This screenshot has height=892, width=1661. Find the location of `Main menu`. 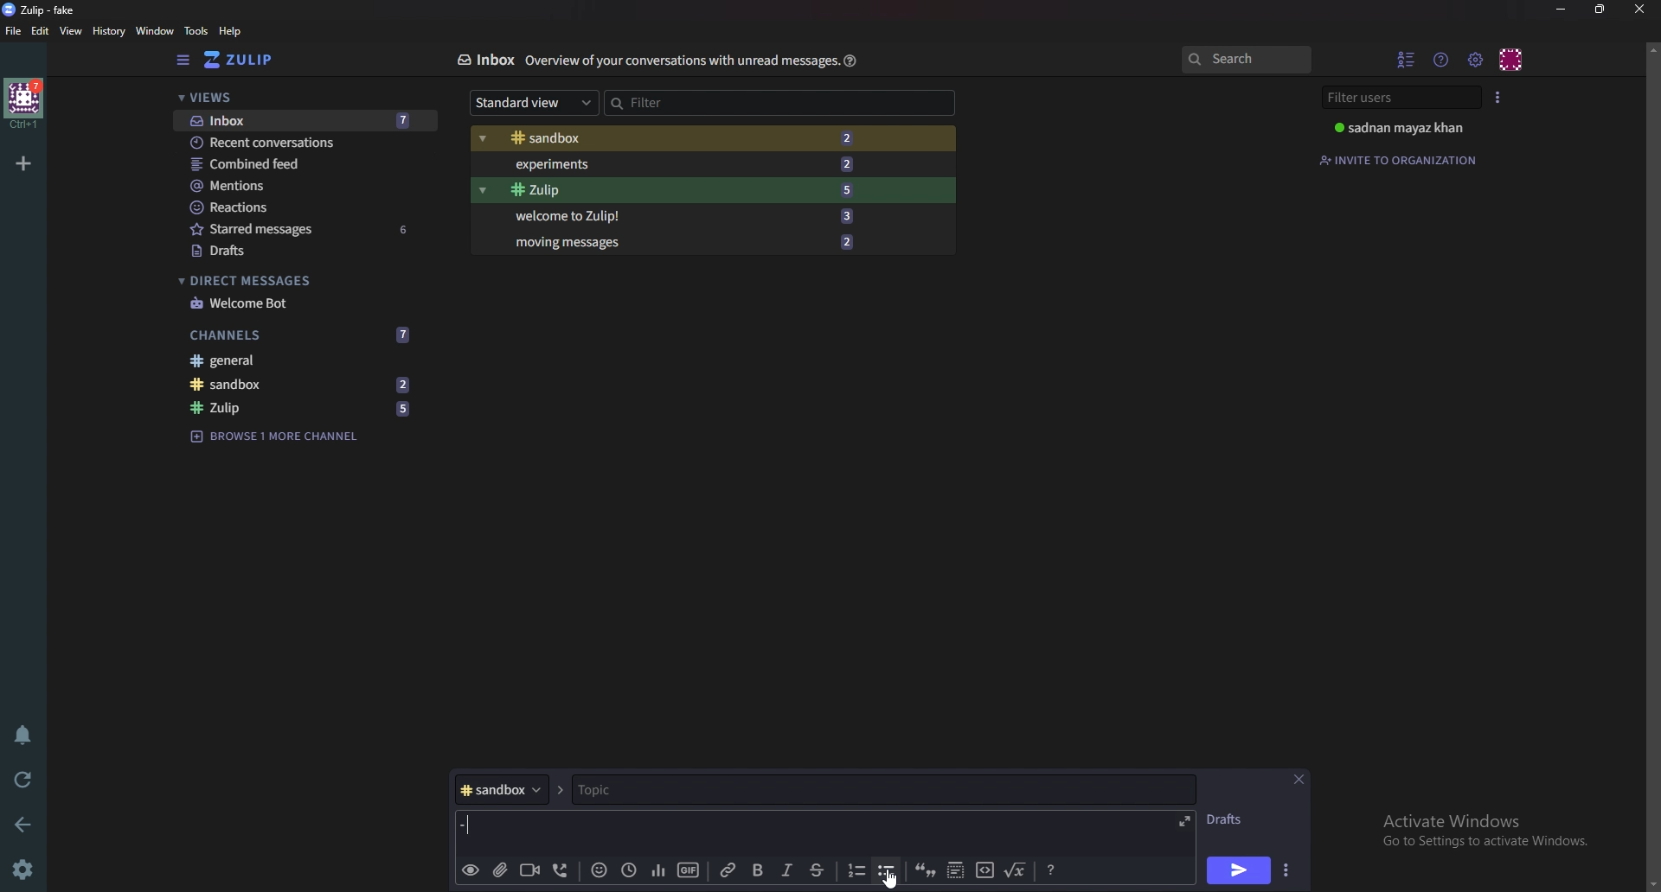

Main menu is located at coordinates (1475, 61).